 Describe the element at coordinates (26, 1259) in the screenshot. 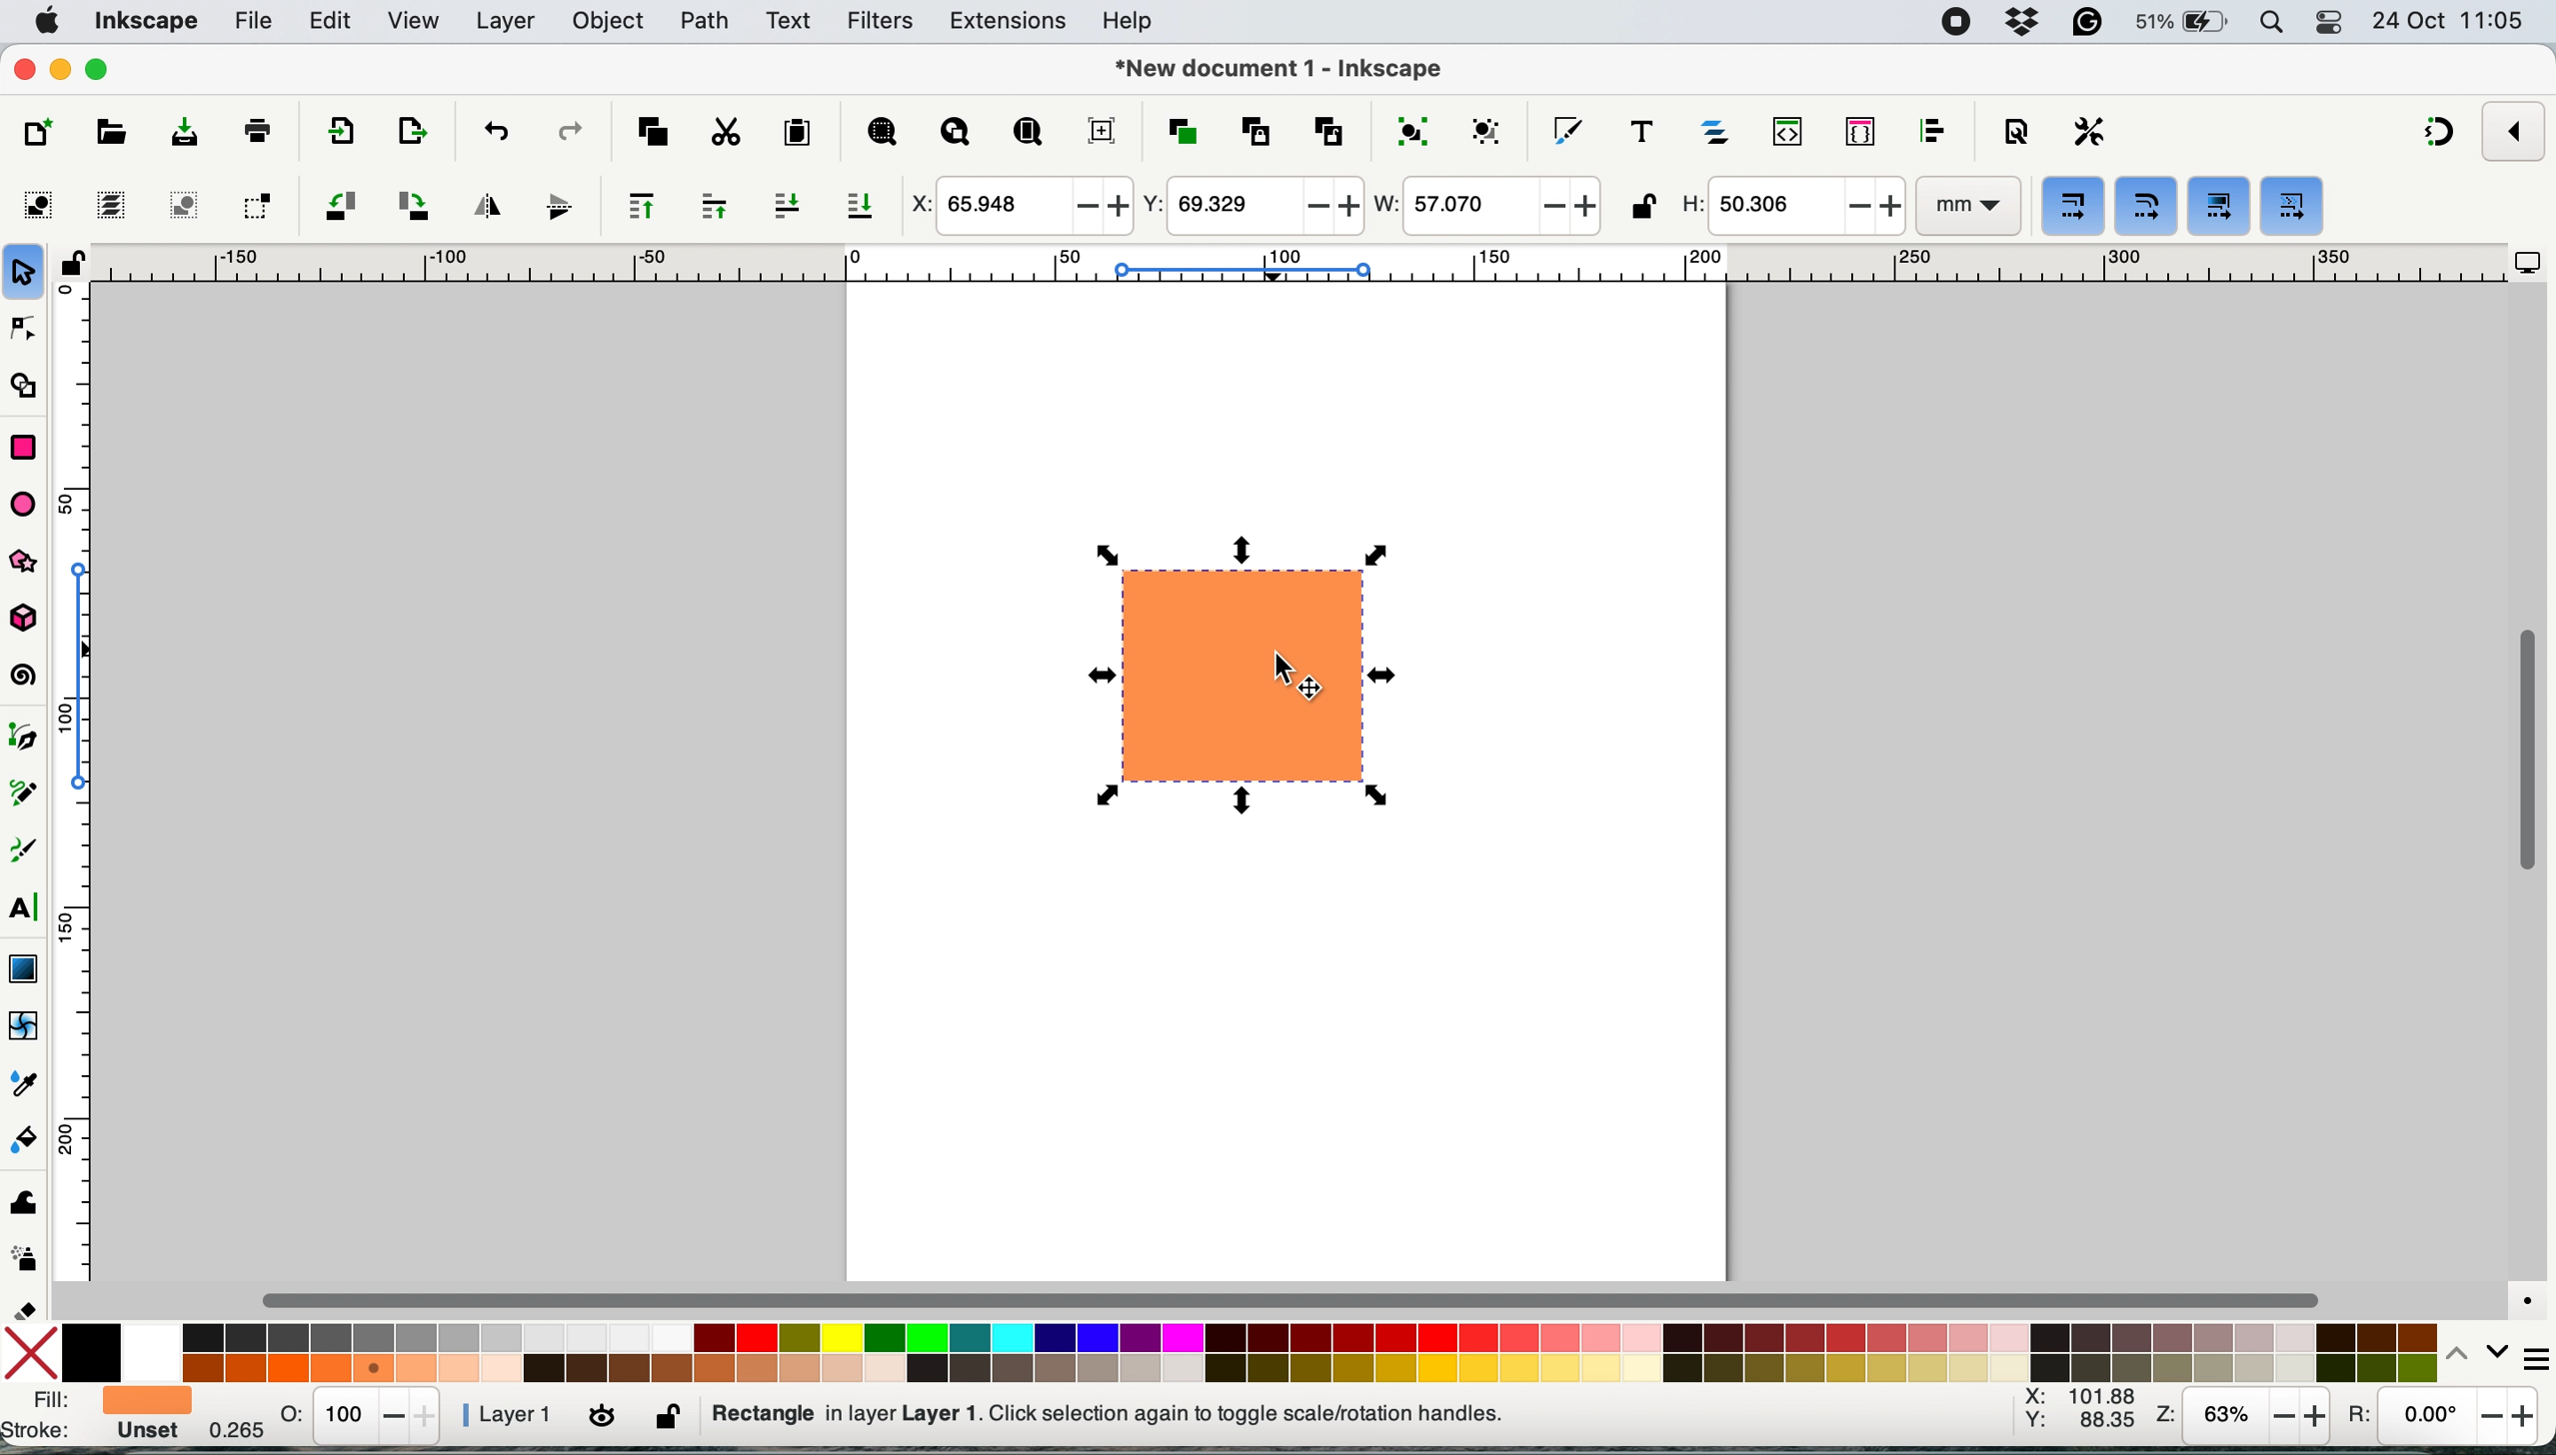

I see `spray tool` at that location.